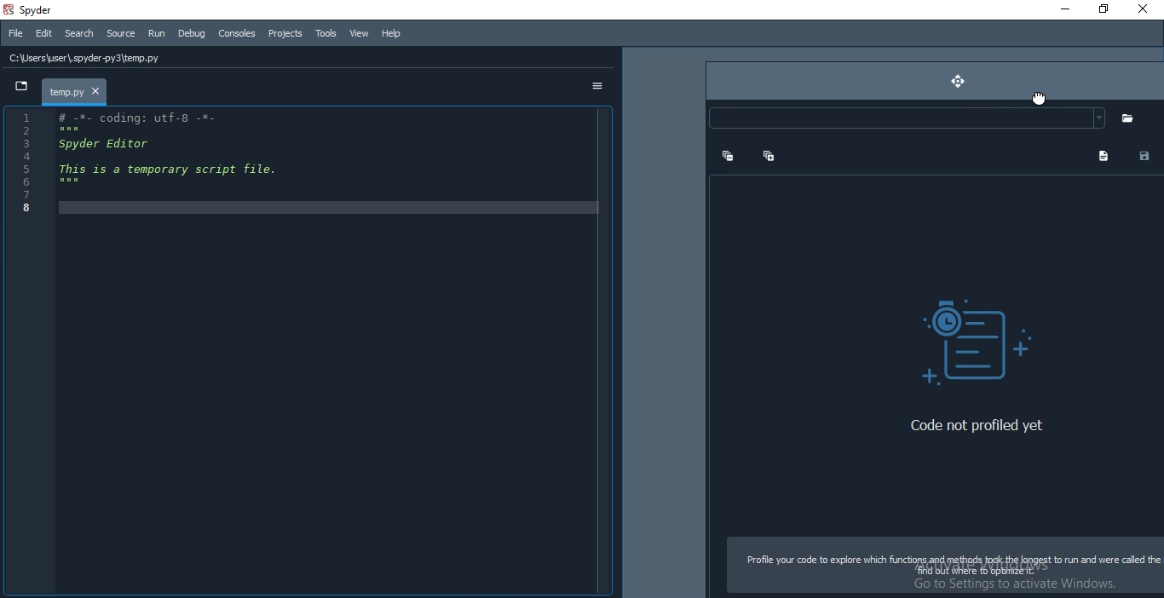 The width and height of the screenshot is (1164, 598). What do you see at coordinates (284, 34) in the screenshot?
I see `Projects` at bounding box center [284, 34].